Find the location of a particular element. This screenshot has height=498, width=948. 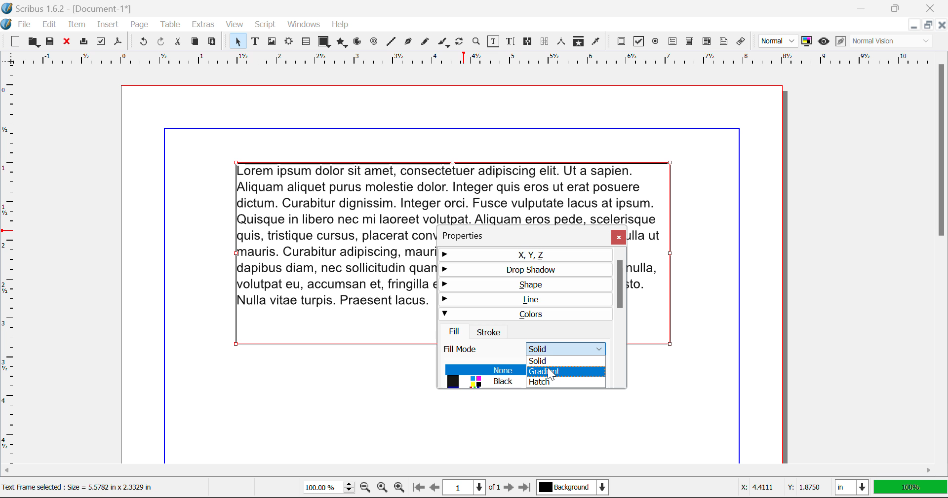

Discard is located at coordinates (66, 42).